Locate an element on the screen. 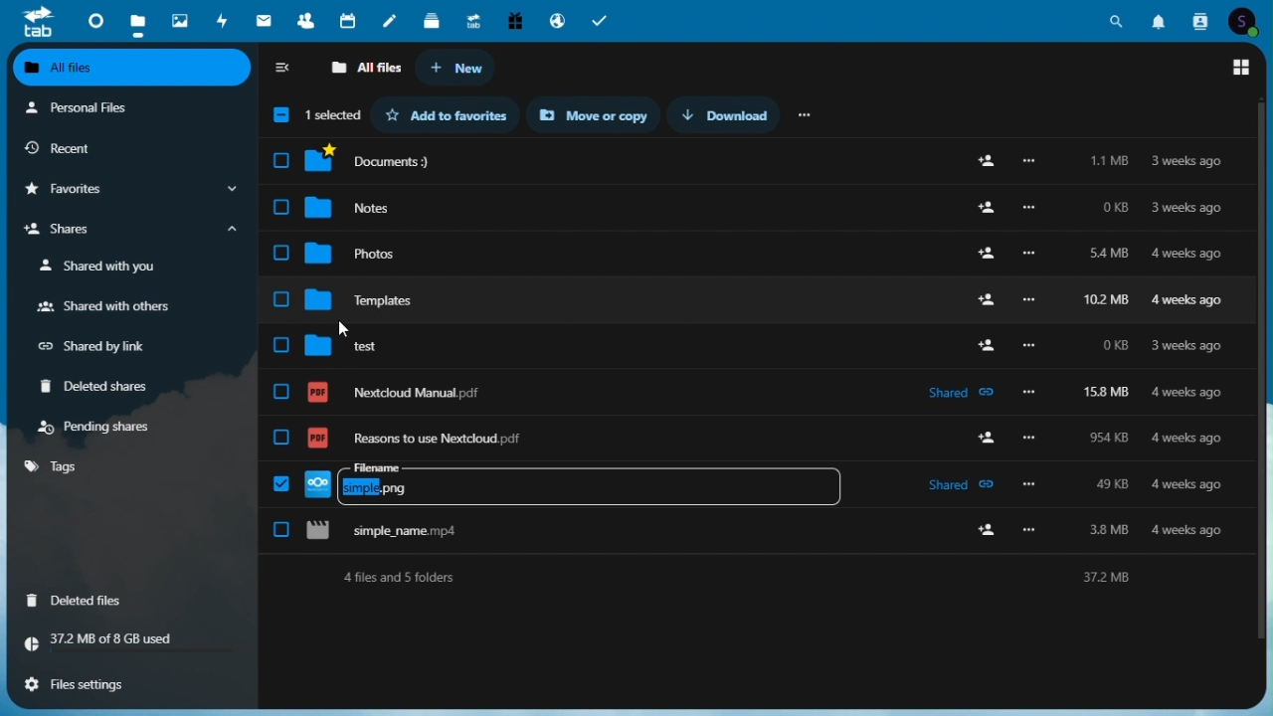 The width and height of the screenshot is (1273, 716). simple_name.mp43.8MB 4 weeks ago is located at coordinates (757, 531).